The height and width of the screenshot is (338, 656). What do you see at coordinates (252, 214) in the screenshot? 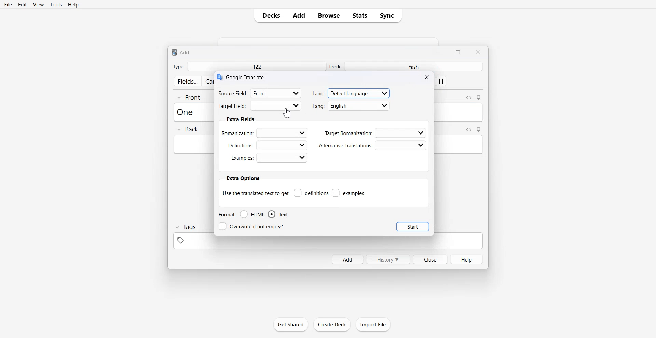
I see `HTML` at bounding box center [252, 214].